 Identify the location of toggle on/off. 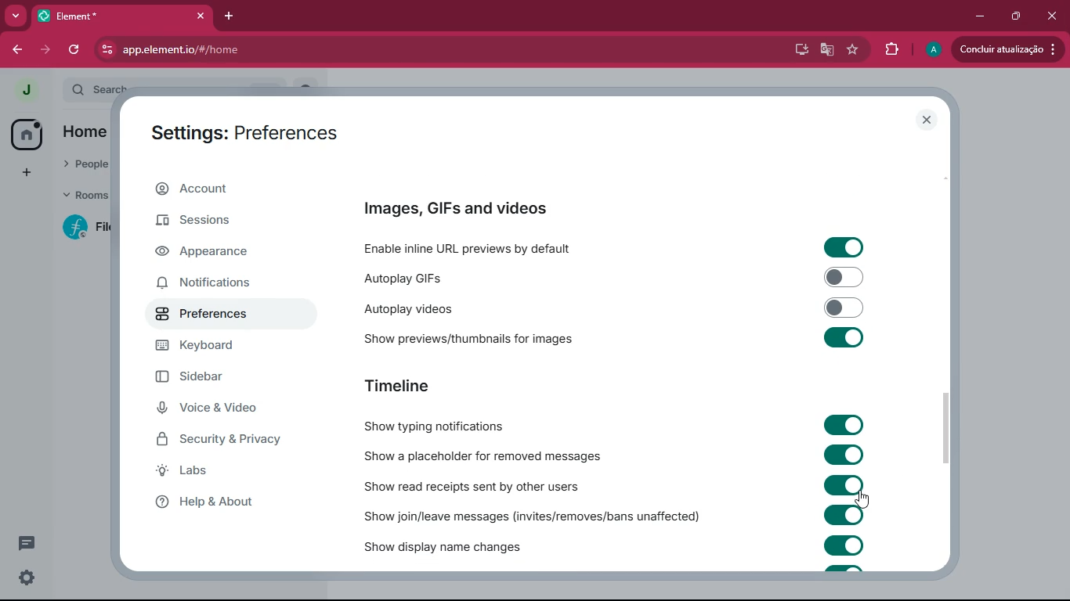
(844, 308).